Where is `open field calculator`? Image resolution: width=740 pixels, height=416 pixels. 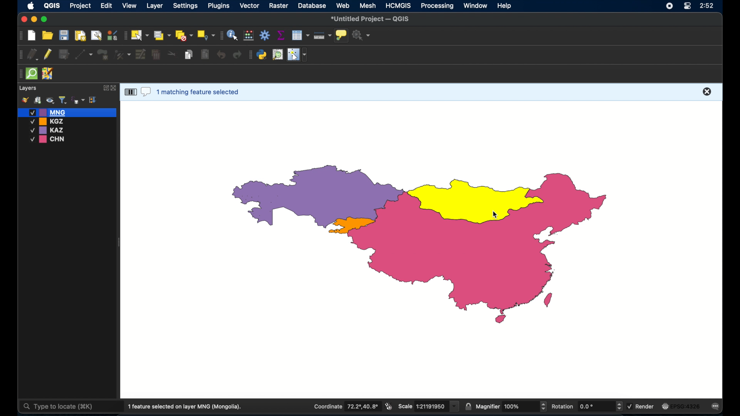
open field calculator is located at coordinates (249, 35).